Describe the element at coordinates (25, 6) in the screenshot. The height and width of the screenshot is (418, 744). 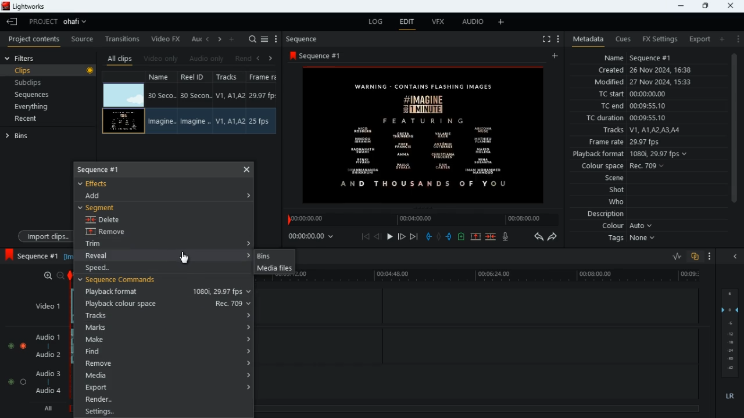
I see `lightworks` at that location.